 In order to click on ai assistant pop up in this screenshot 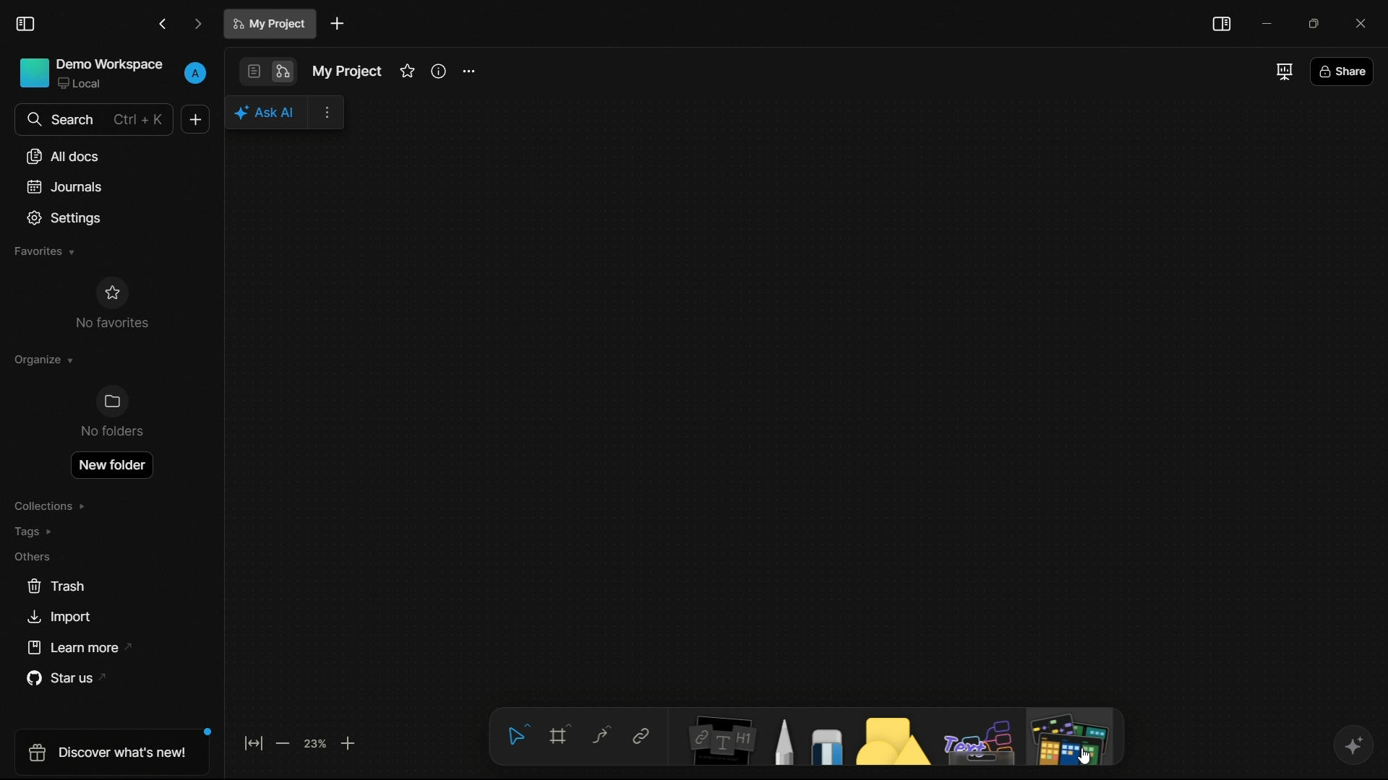, I will do `click(267, 112)`.